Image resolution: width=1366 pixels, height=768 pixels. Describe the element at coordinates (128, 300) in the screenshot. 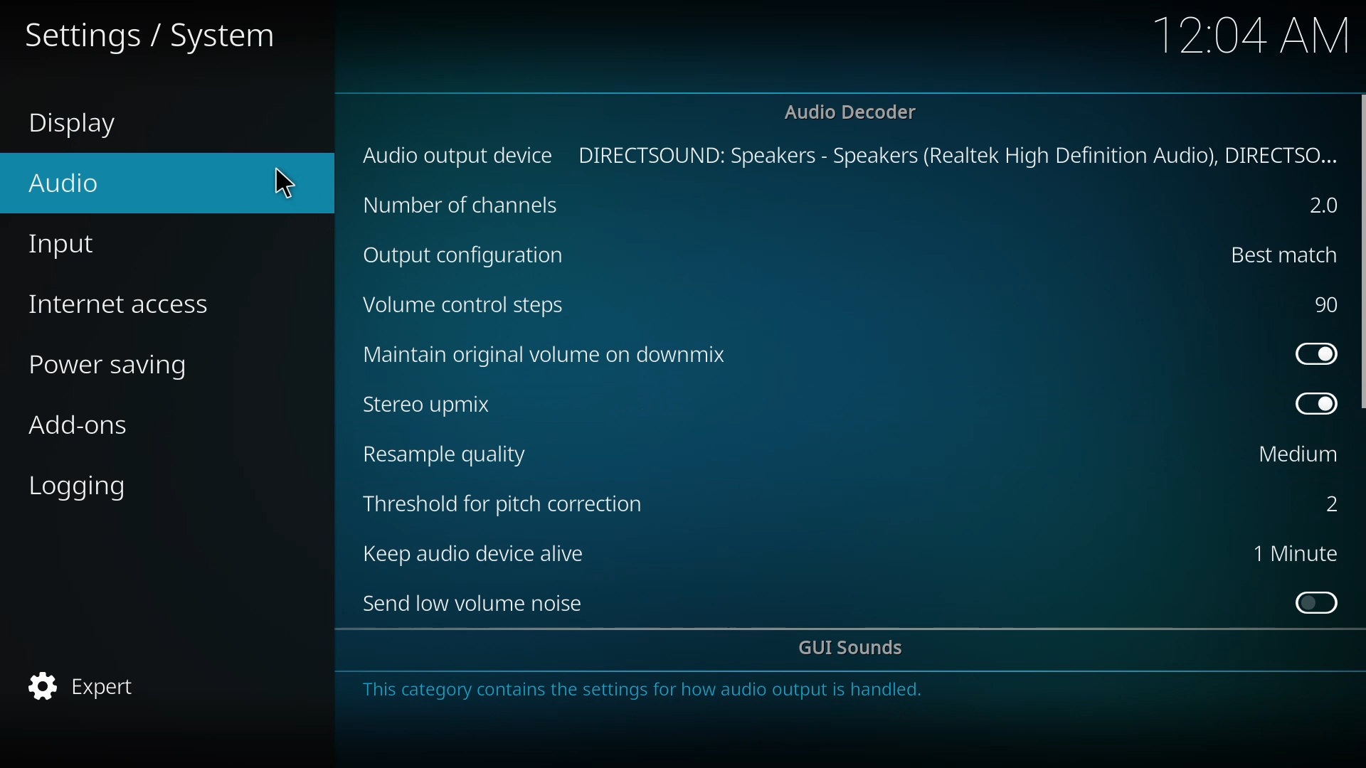

I see `internet access ` at that location.